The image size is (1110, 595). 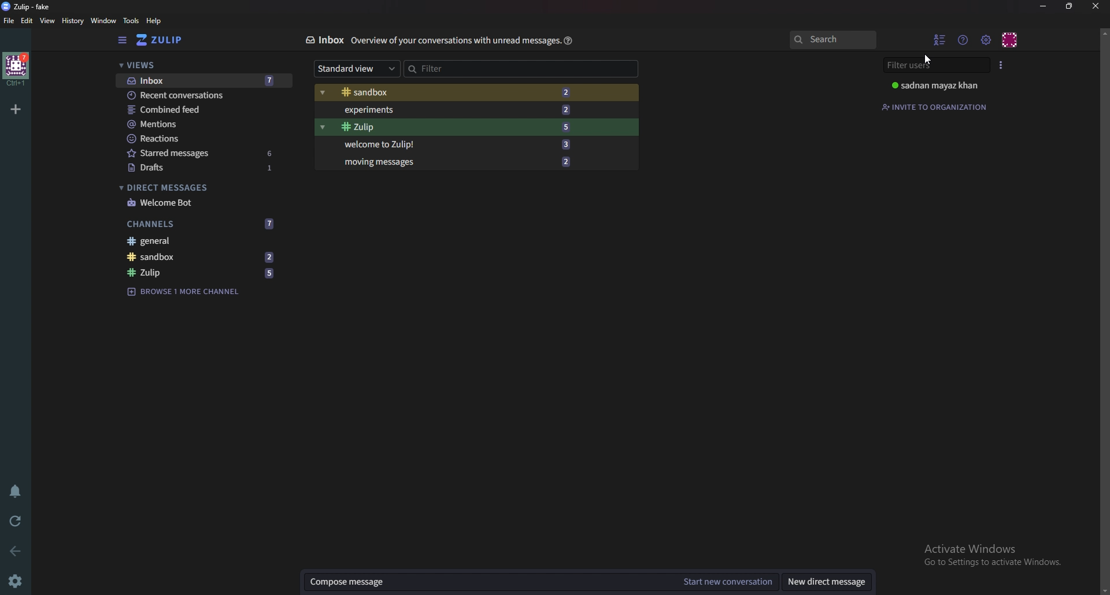 What do you see at coordinates (321, 40) in the screenshot?
I see `Inbox` at bounding box center [321, 40].